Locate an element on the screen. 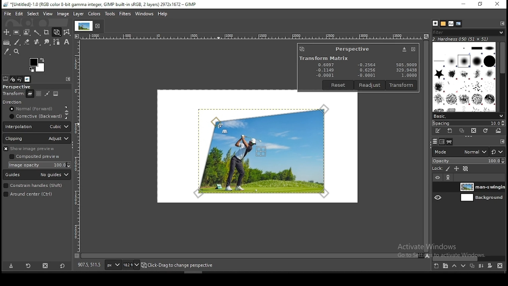 This screenshot has height=286, width=508. layer  is located at coordinates (481, 187).